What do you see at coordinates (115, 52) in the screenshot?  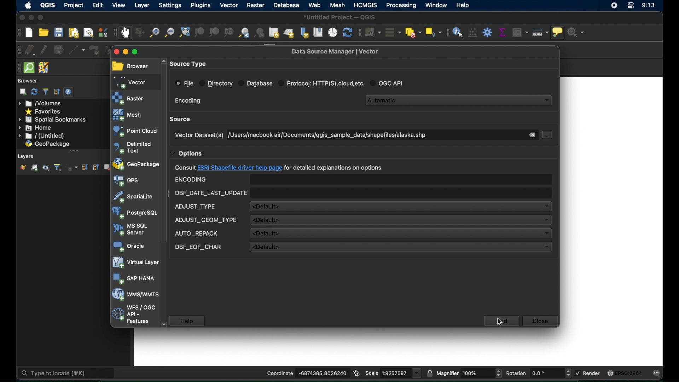 I see `close` at bounding box center [115, 52].